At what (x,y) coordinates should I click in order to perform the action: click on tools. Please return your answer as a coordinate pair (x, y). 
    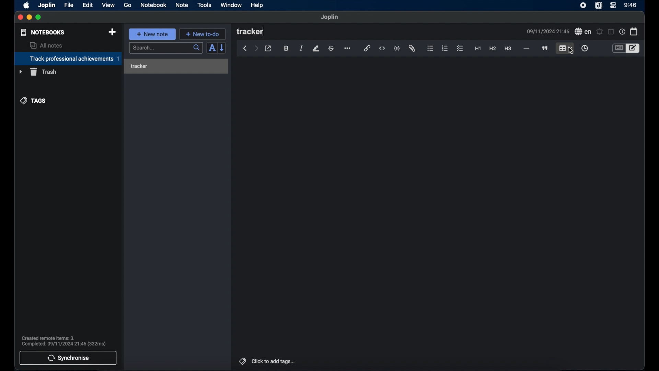
    Looking at the image, I should click on (205, 5).